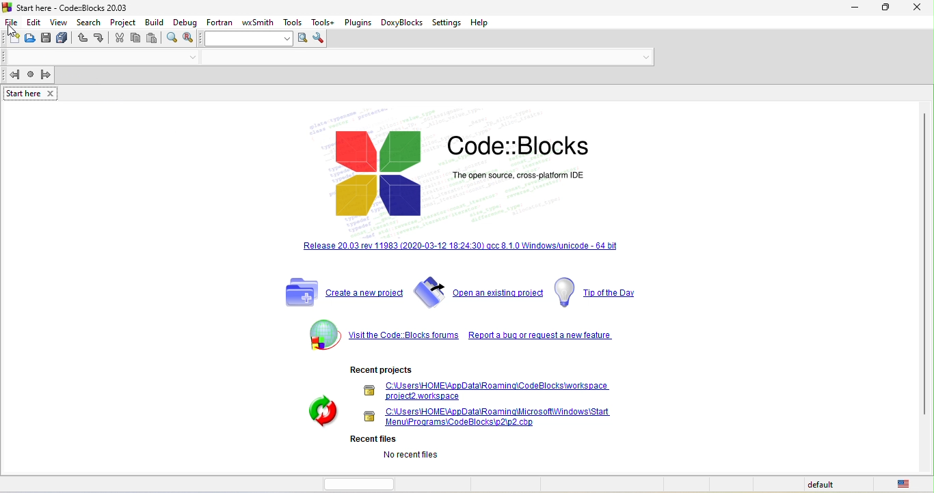 This screenshot has height=493, width=934. What do you see at coordinates (136, 38) in the screenshot?
I see `copy` at bounding box center [136, 38].